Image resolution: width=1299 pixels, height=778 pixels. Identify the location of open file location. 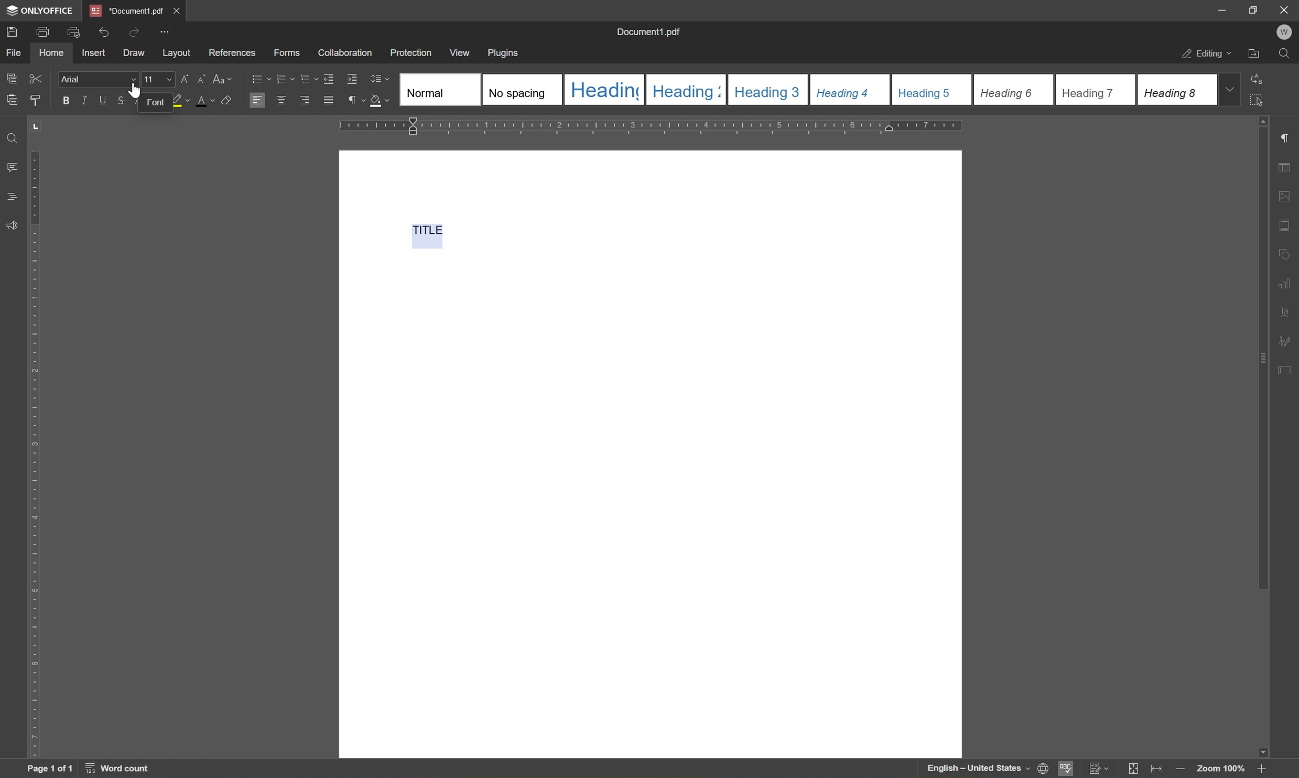
(1253, 54).